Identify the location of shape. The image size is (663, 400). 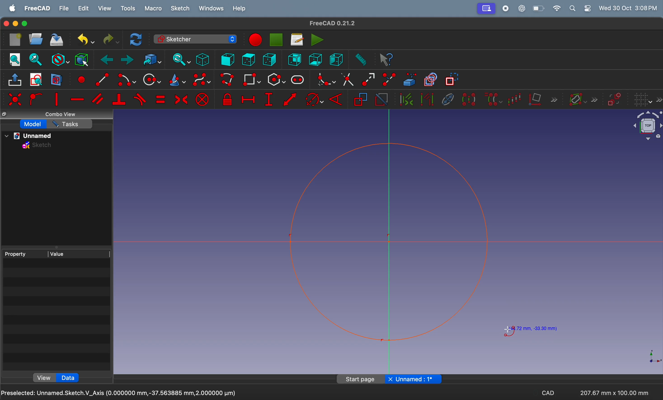
(388, 240).